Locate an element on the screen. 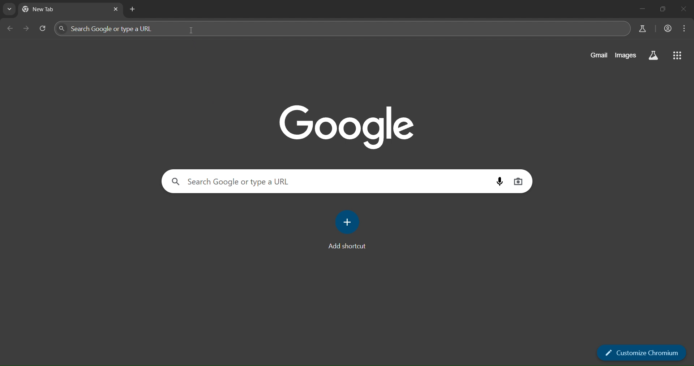 This screenshot has width=694, height=366. go forward one page is located at coordinates (28, 29).